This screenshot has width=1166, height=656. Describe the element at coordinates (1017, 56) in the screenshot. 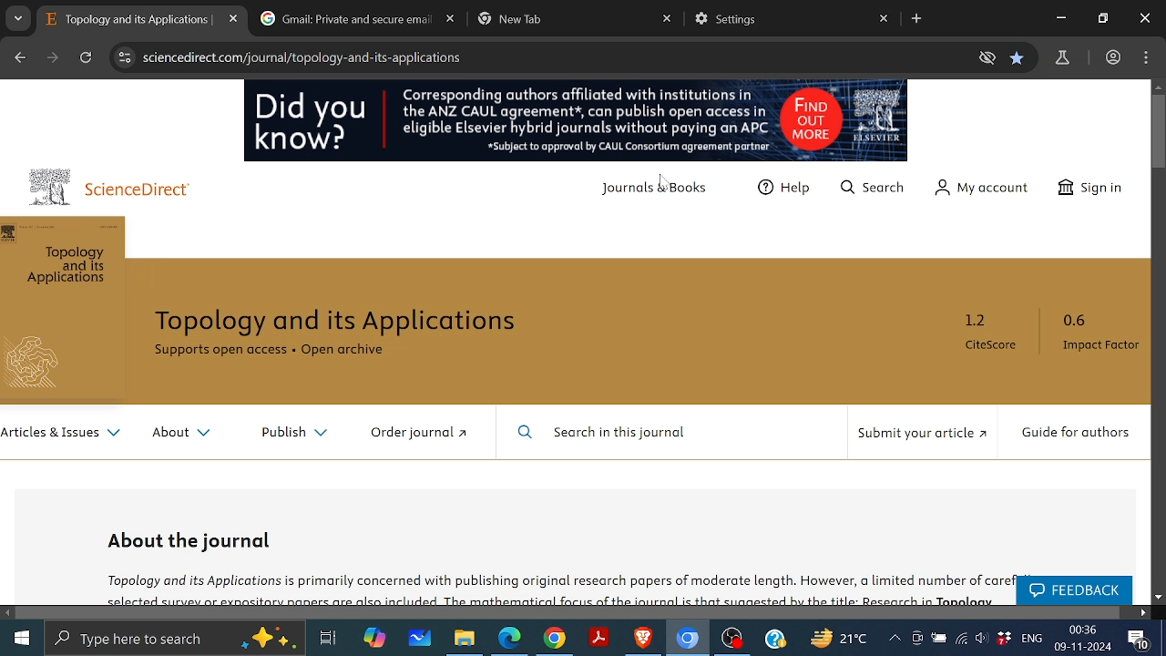

I see `Add to bookmarks` at that location.